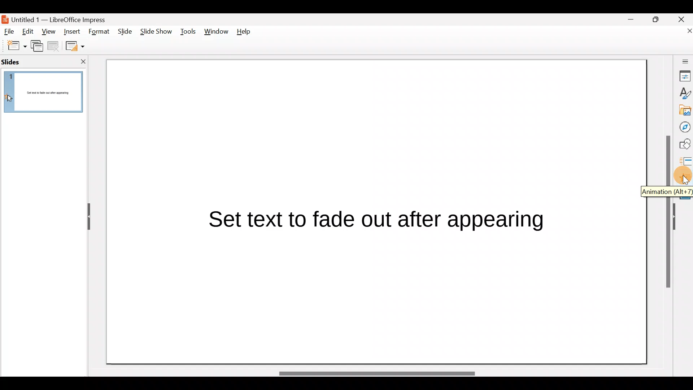 The height and width of the screenshot is (390, 693). I want to click on Cursor, so click(681, 182).